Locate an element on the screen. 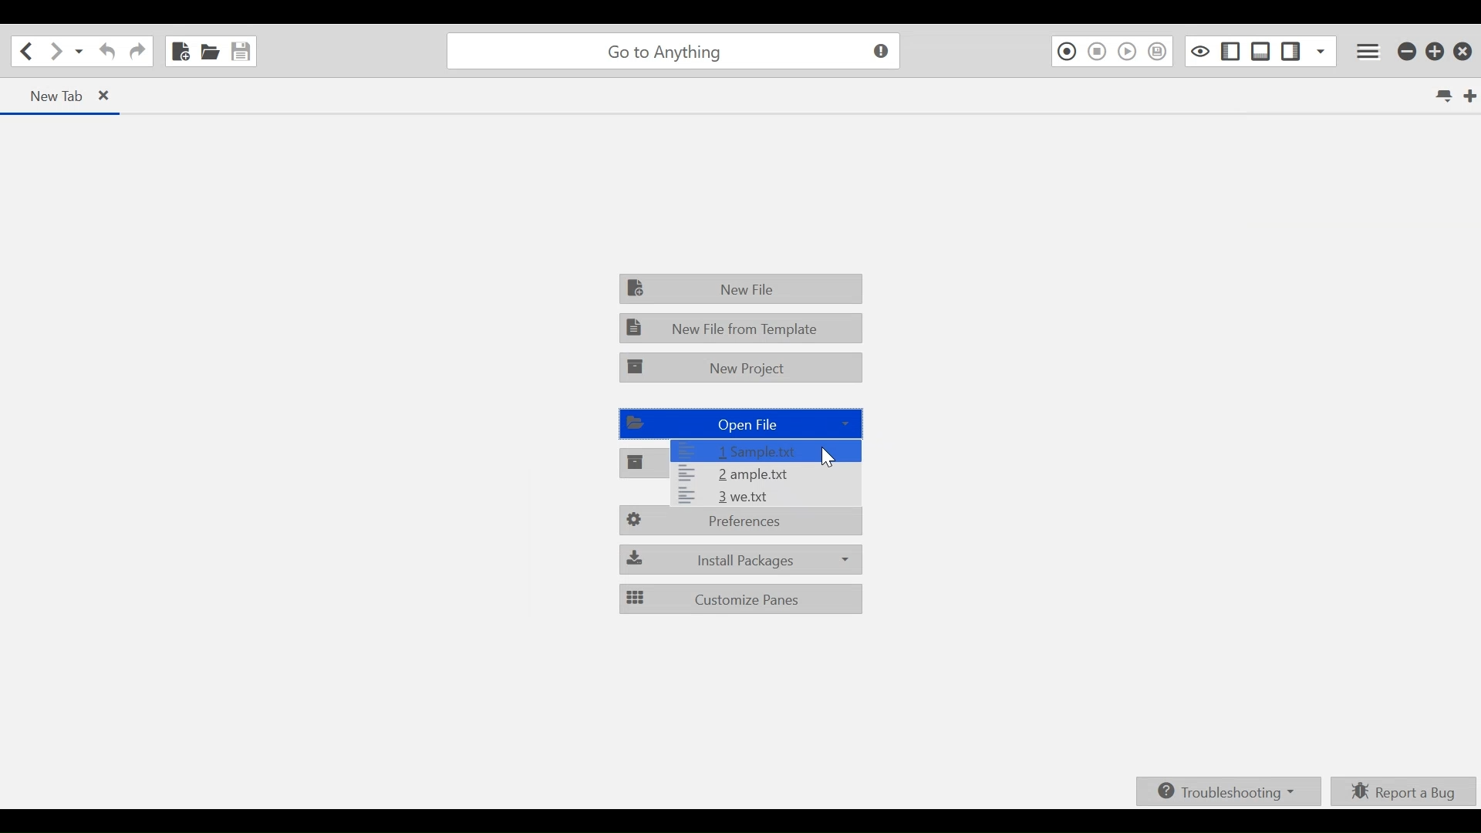  Recent locations is located at coordinates (79, 52).